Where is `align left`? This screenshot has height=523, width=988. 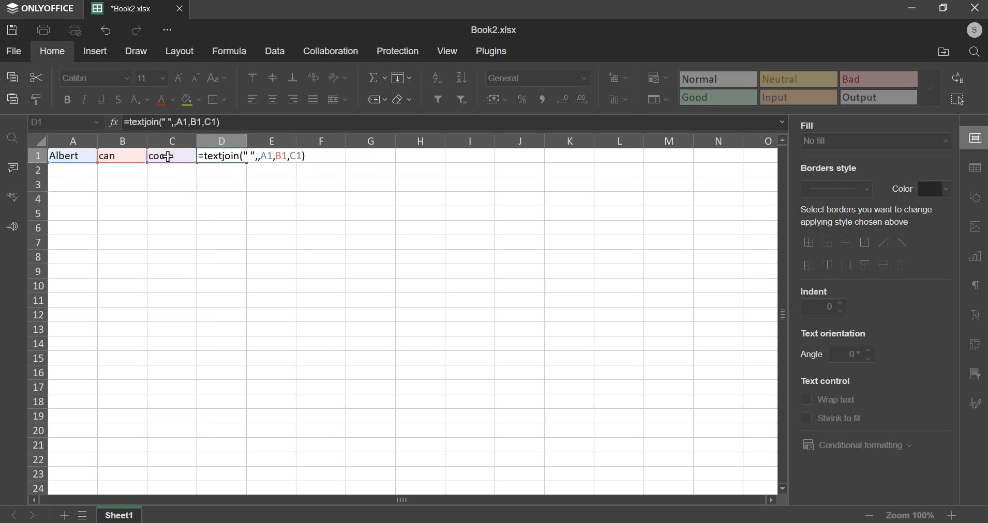 align left is located at coordinates (252, 100).